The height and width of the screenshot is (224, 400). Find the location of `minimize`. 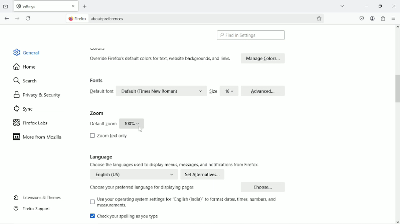

minimize is located at coordinates (366, 5).